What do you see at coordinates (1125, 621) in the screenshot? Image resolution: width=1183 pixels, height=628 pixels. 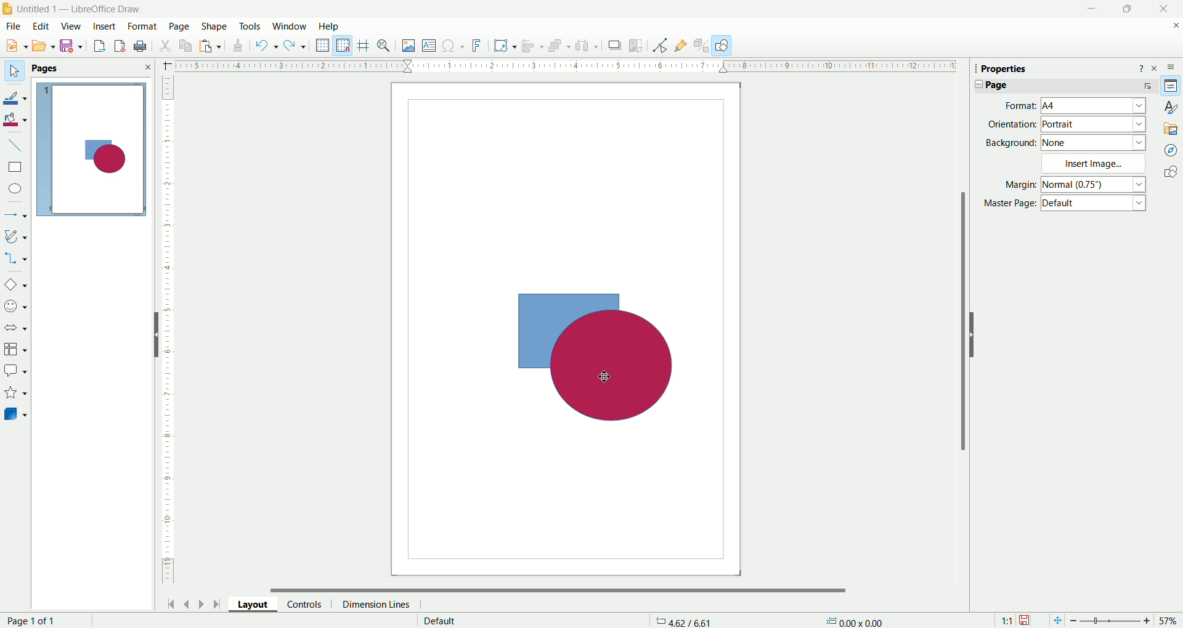 I see `zoom factor` at bounding box center [1125, 621].